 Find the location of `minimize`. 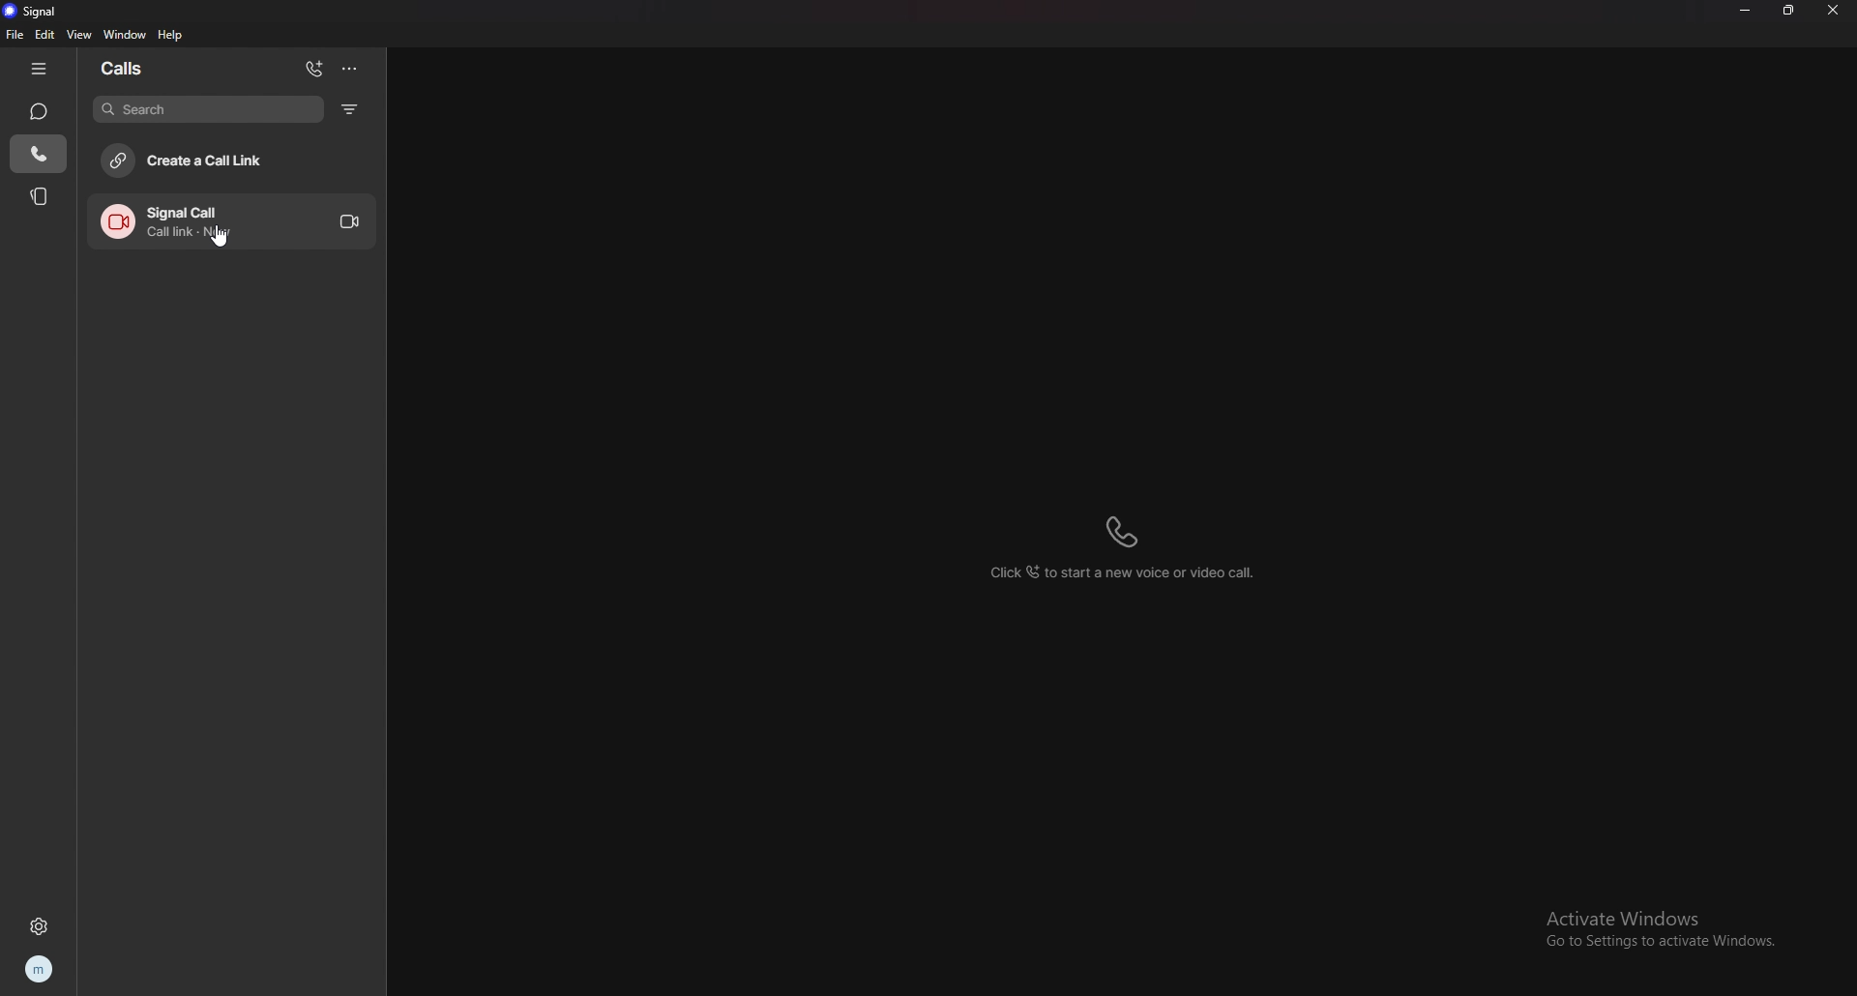

minimize is located at coordinates (1745, 10).